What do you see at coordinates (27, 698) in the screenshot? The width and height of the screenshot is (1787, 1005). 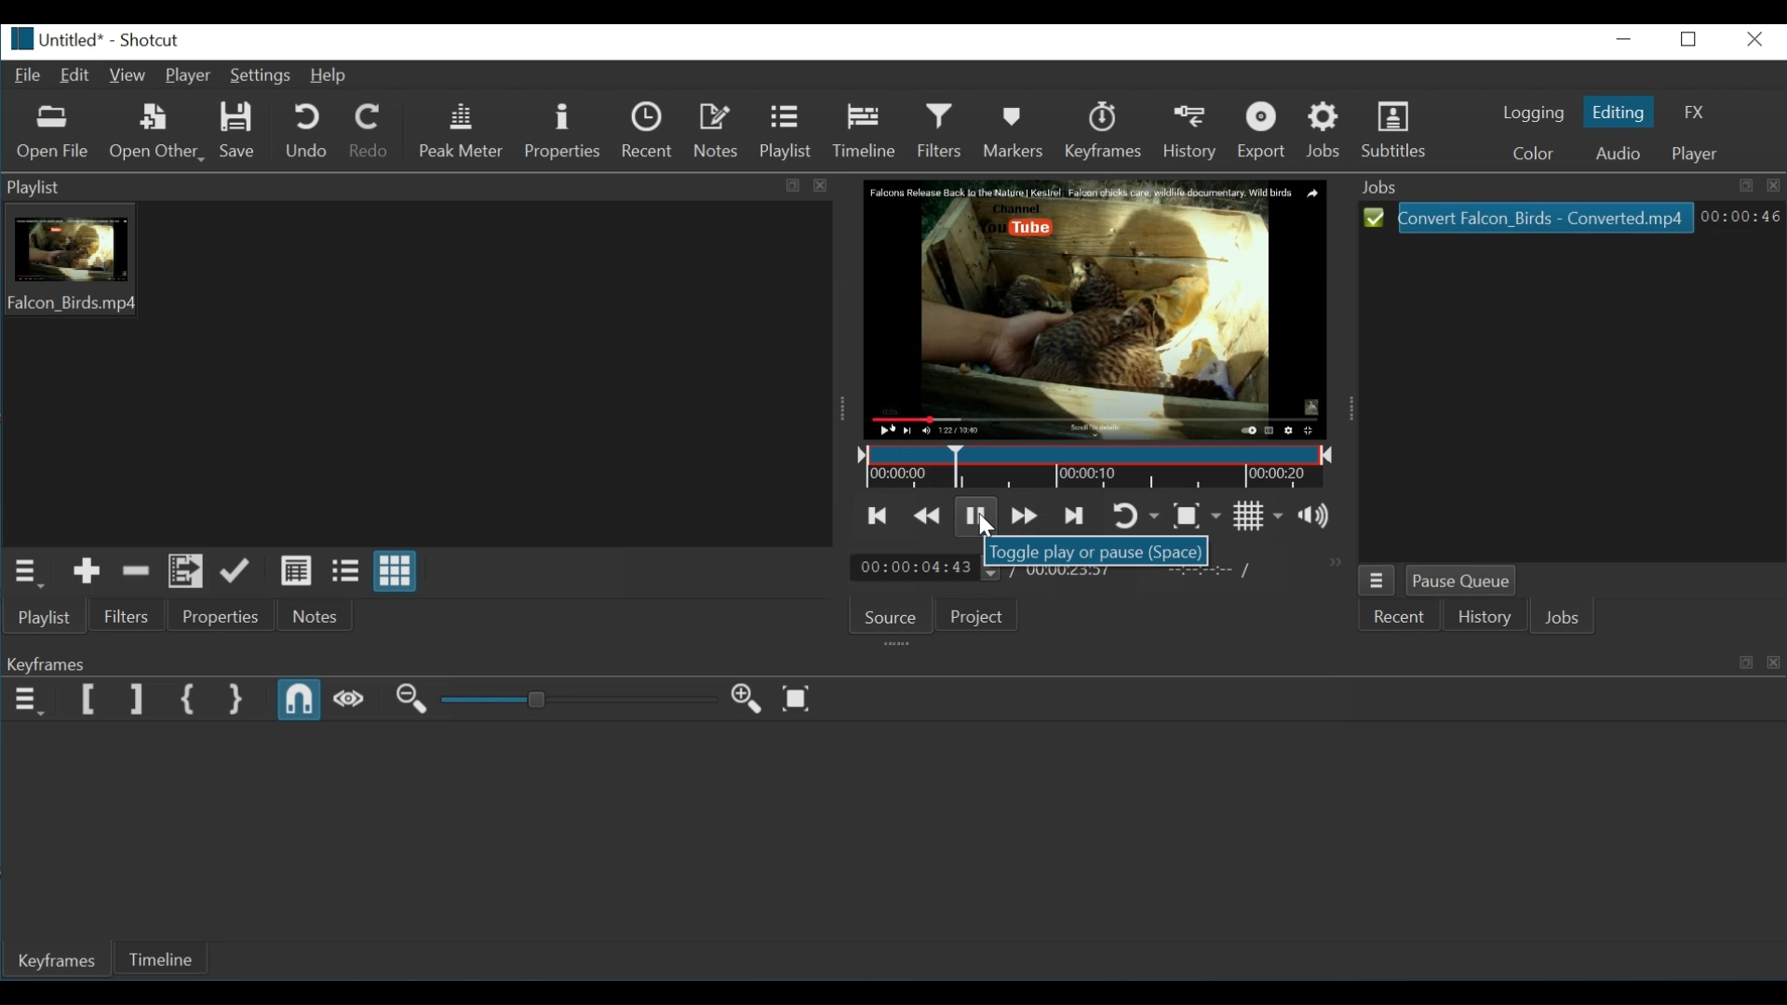 I see `Keyframe menu` at bounding box center [27, 698].